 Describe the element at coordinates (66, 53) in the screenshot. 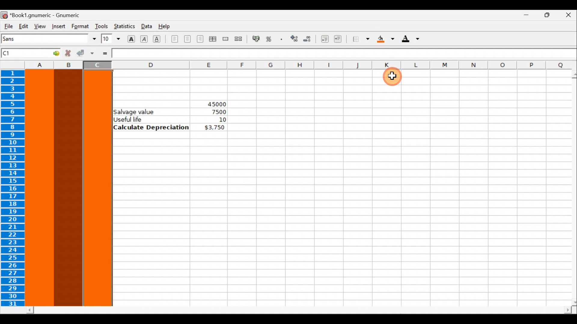

I see `Reject change` at that location.